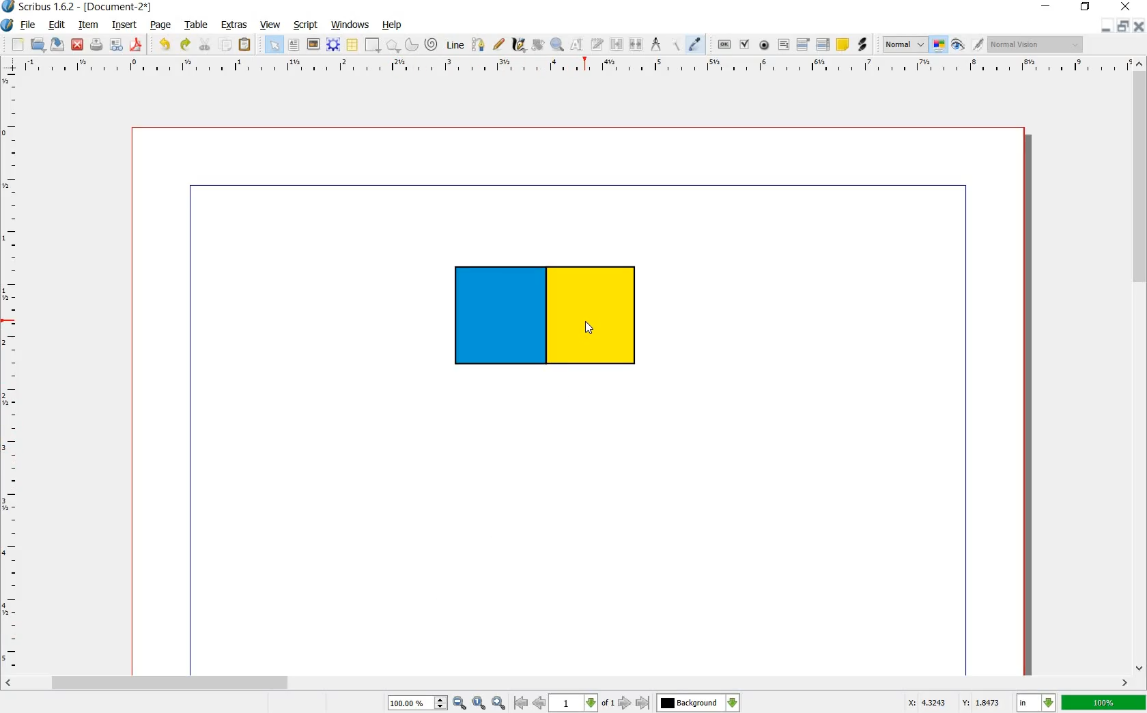 Image resolution: width=1147 pixels, height=713 pixels. I want to click on redo, so click(186, 46).